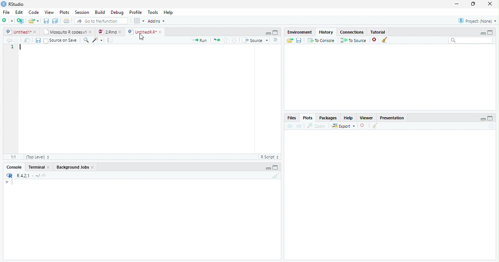 The image size is (499, 262). What do you see at coordinates (352, 32) in the screenshot?
I see `Connections` at bounding box center [352, 32].